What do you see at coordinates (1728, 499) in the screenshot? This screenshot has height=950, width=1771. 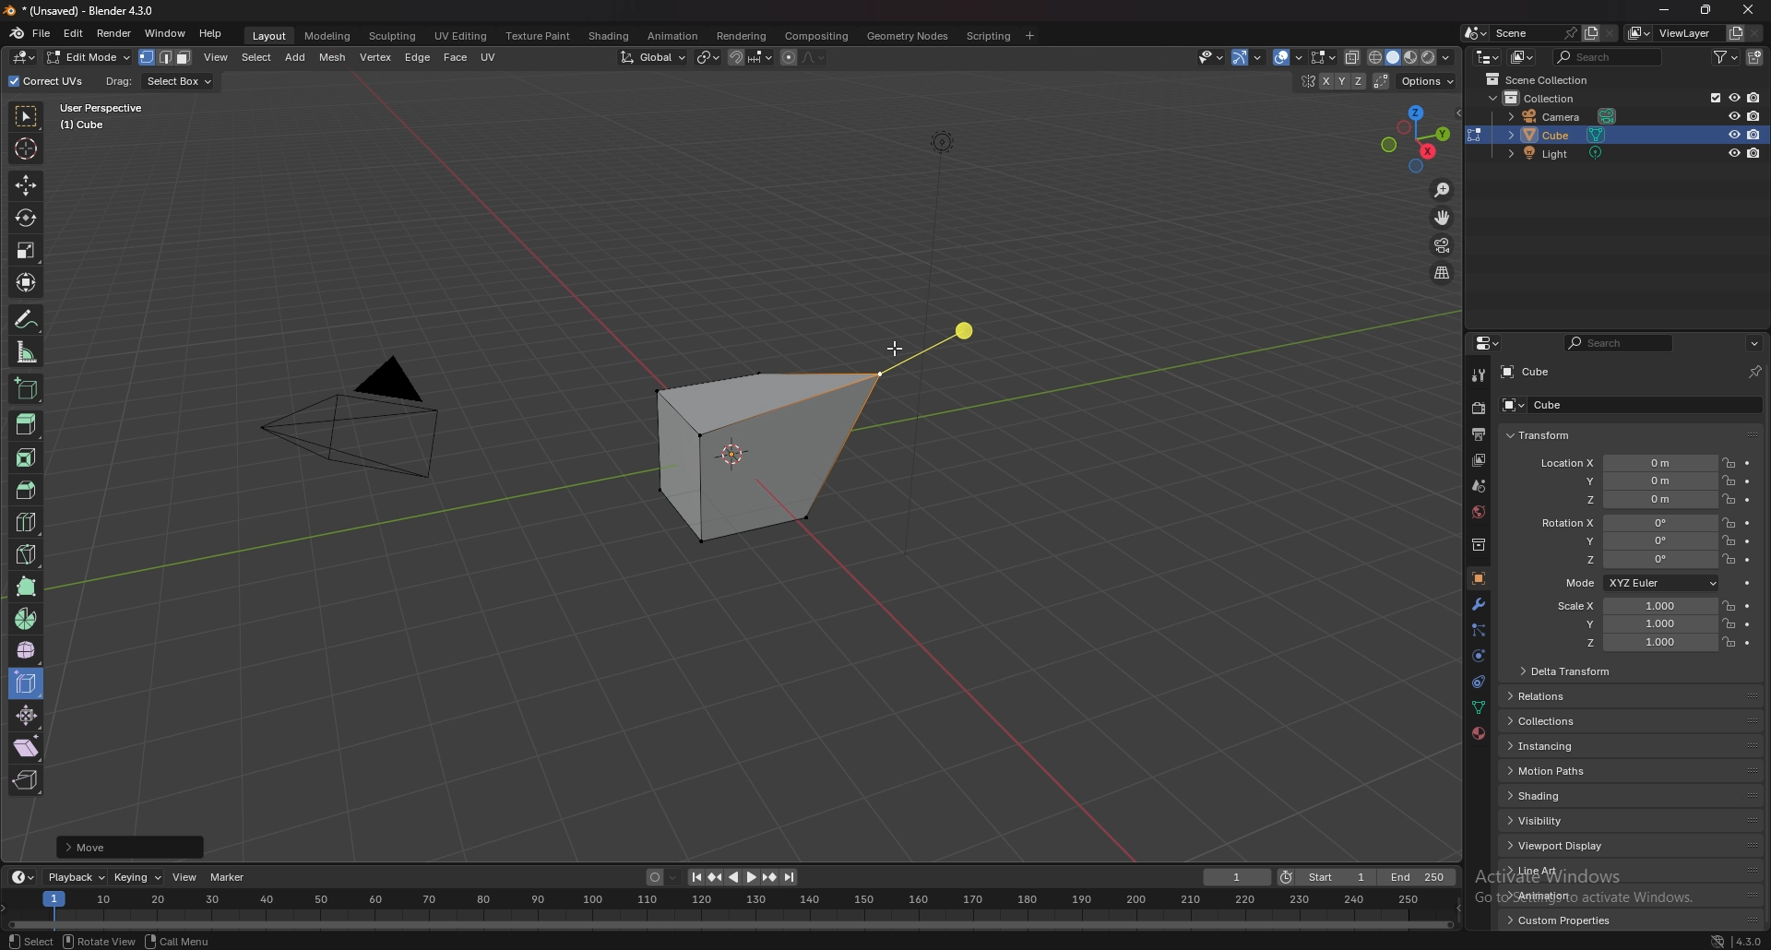 I see `lock` at bounding box center [1728, 499].